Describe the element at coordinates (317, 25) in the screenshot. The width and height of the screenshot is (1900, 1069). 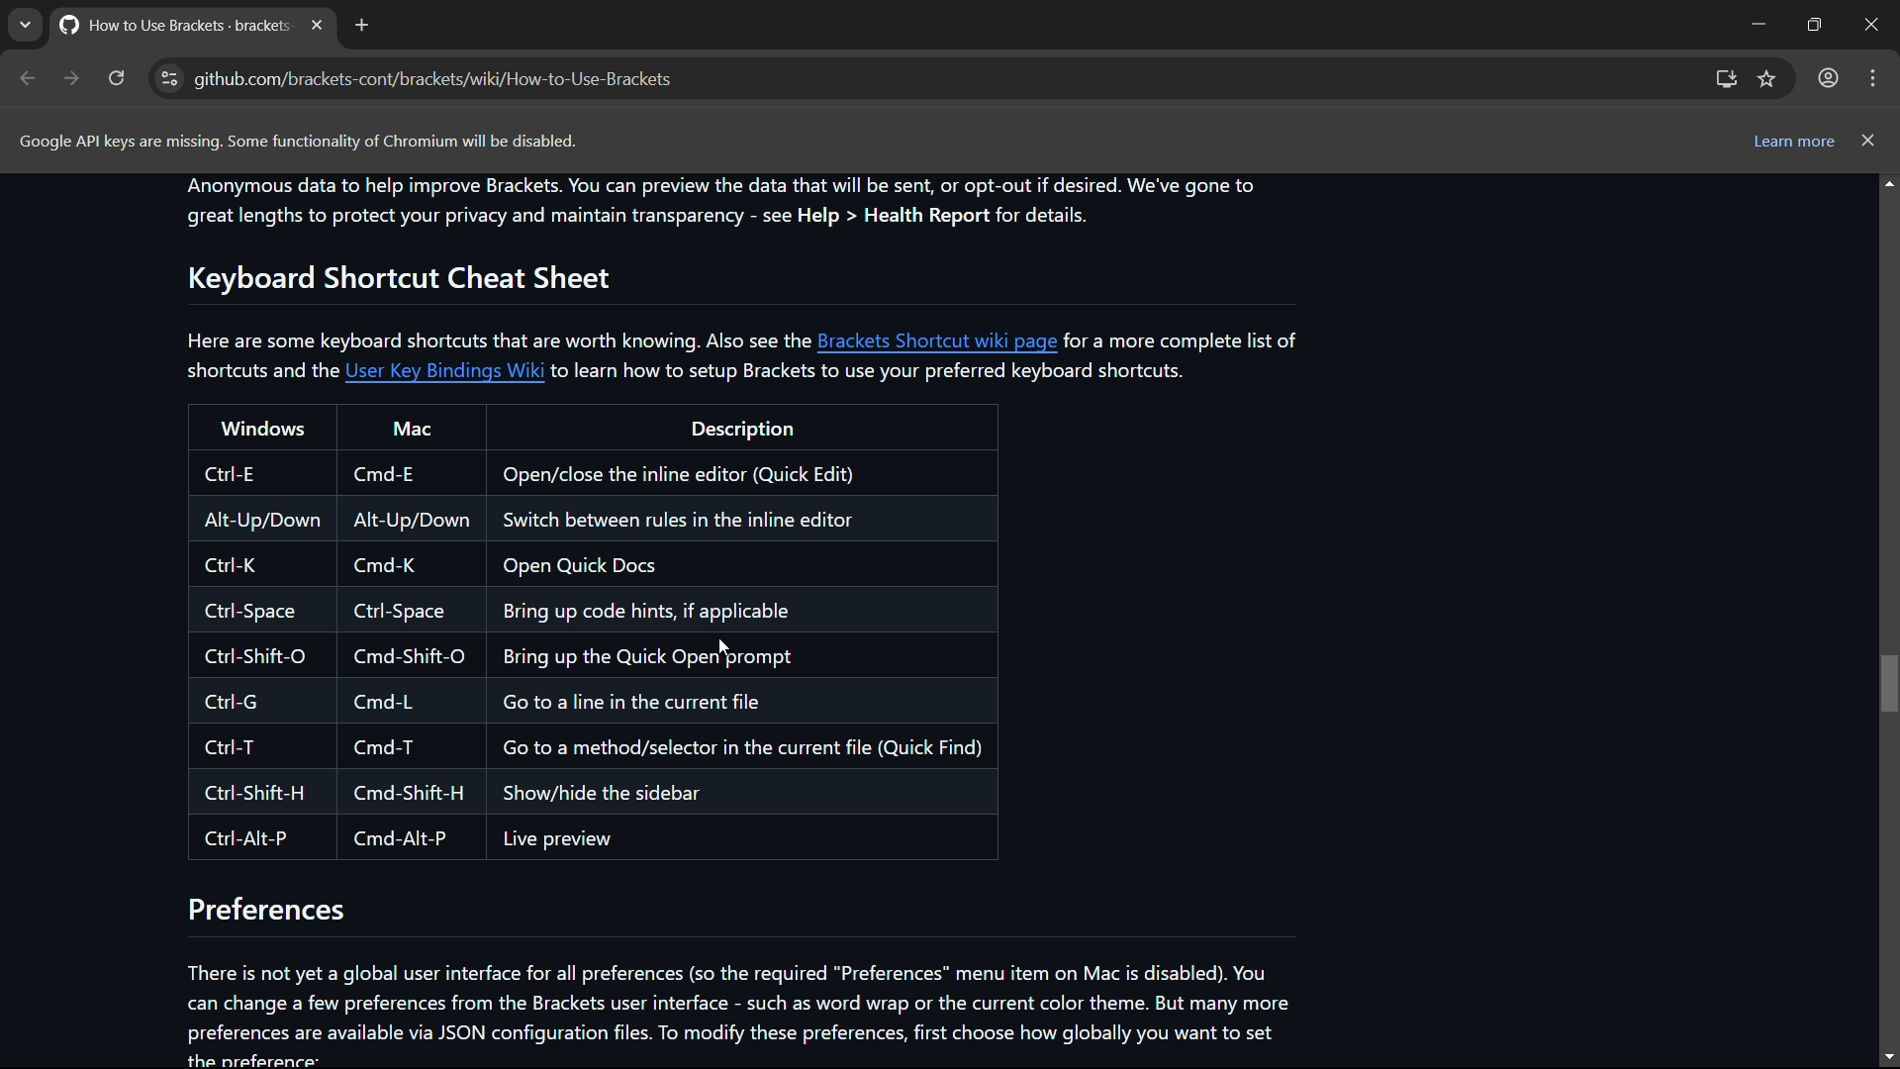
I see `close tab` at that location.